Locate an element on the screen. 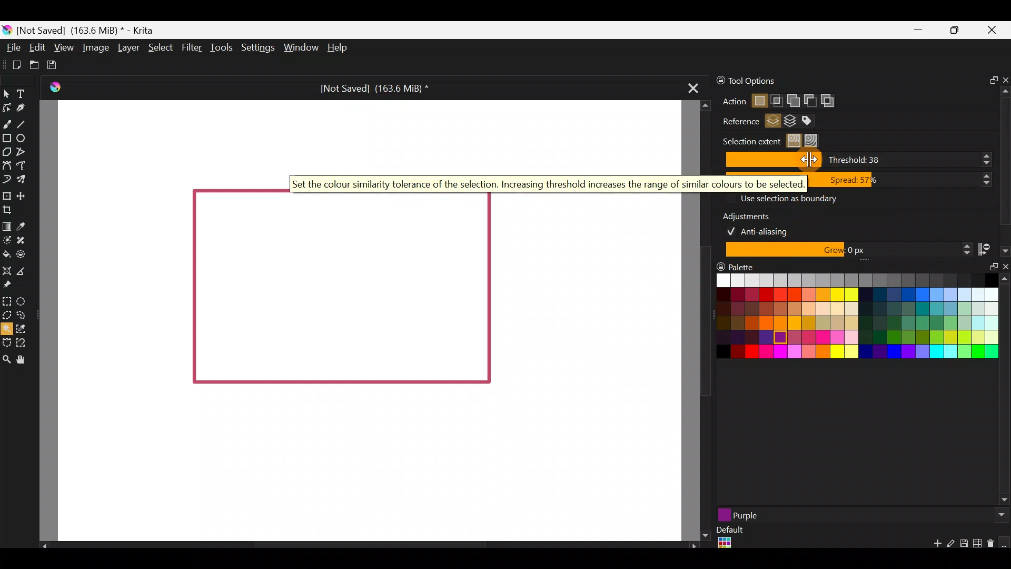  Maximize is located at coordinates (958, 33).